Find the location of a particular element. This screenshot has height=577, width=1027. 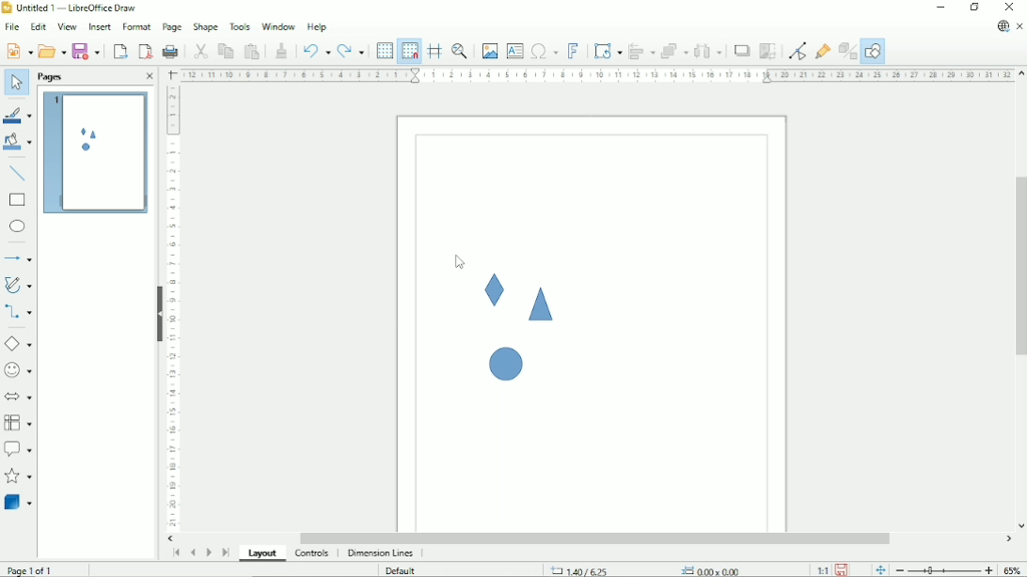

Shape is located at coordinates (502, 361).